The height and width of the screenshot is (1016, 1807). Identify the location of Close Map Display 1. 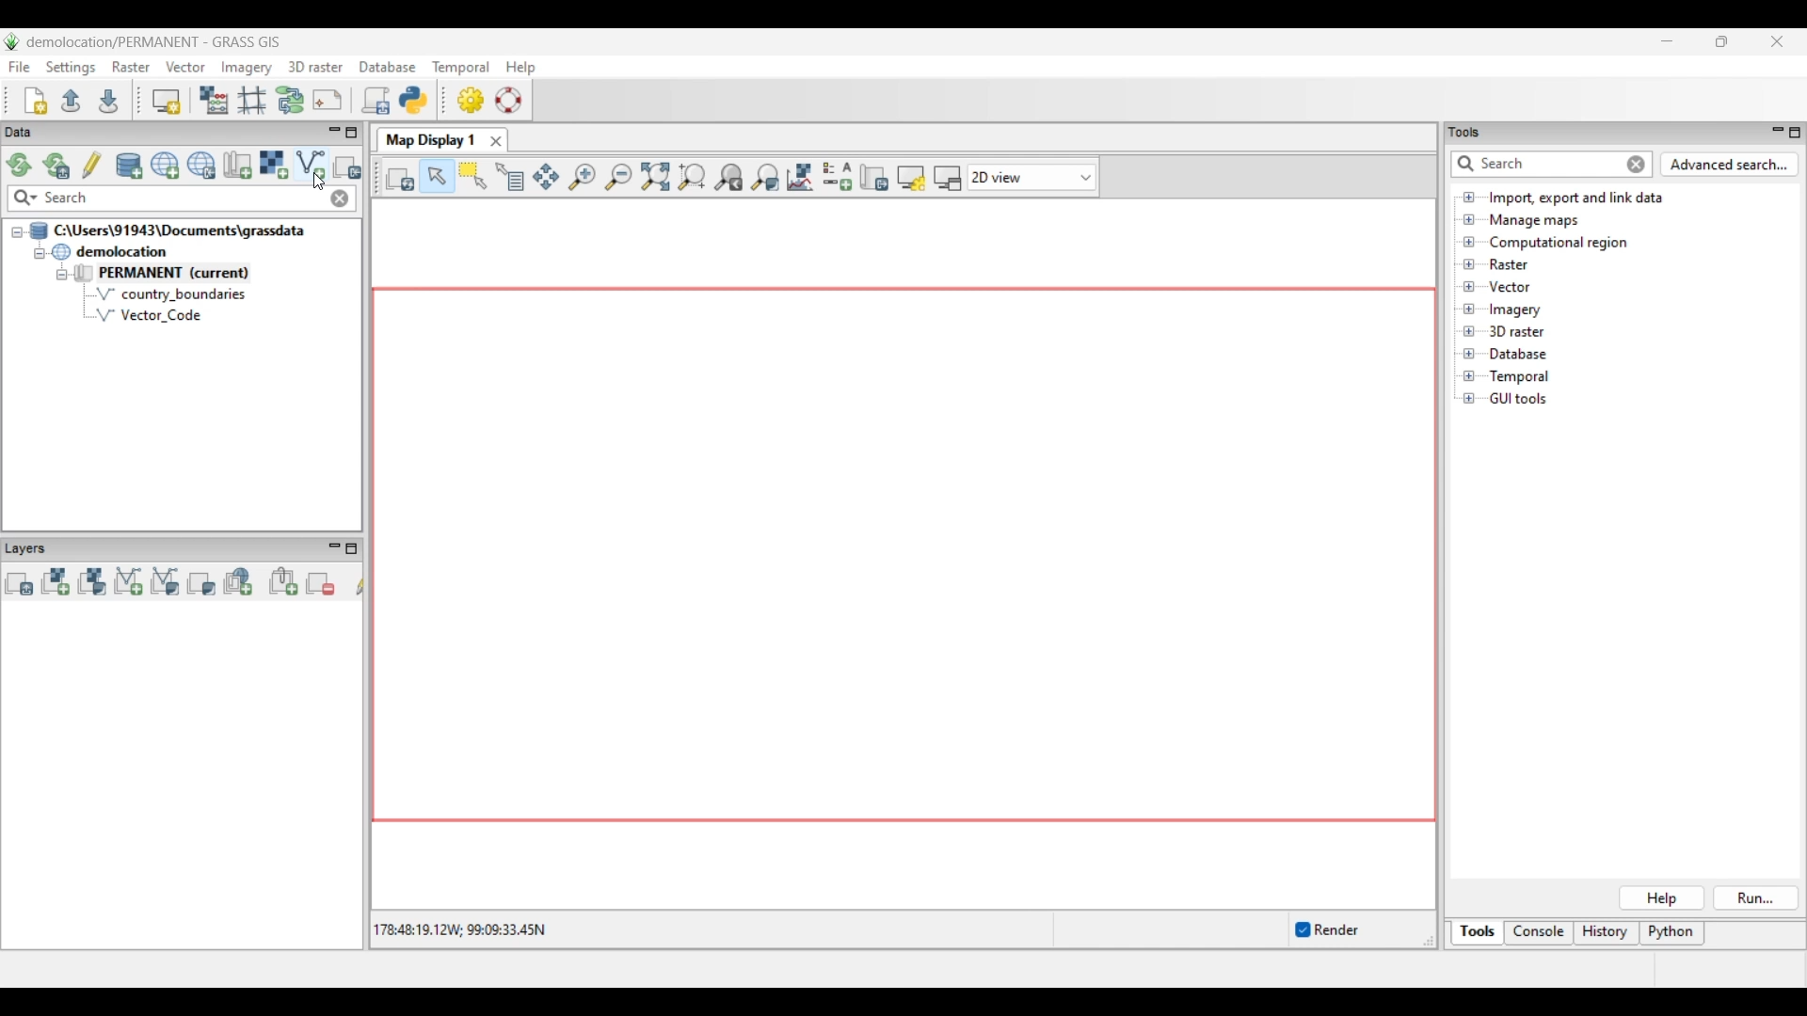
(495, 141).